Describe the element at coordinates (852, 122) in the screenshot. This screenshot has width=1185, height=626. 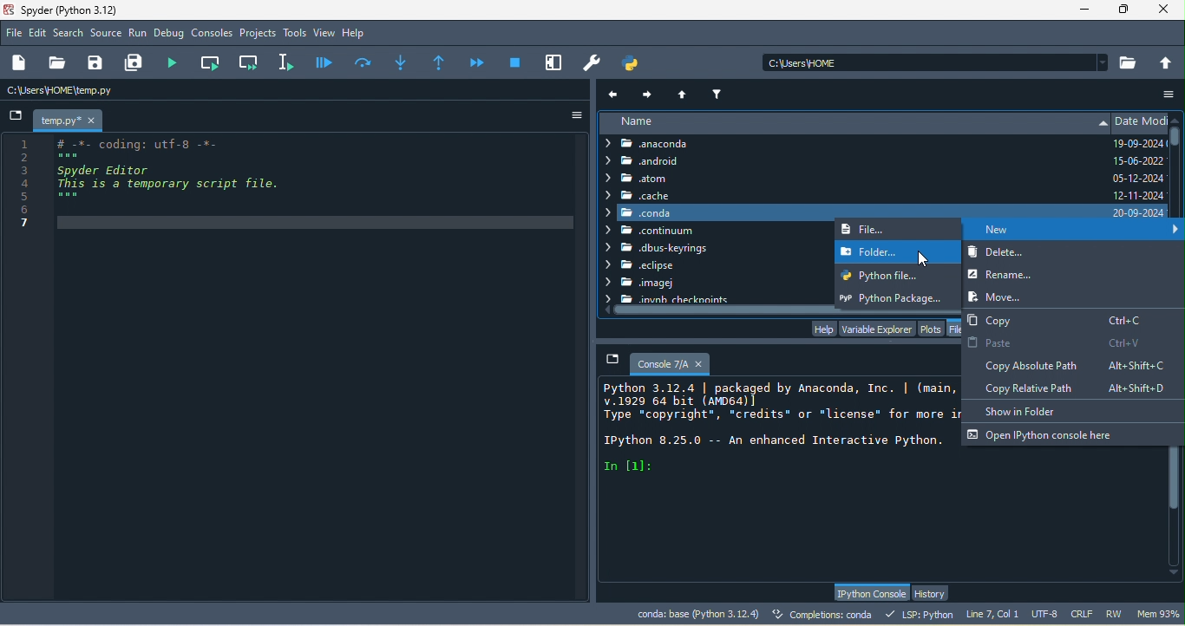
I see `name` at that location.